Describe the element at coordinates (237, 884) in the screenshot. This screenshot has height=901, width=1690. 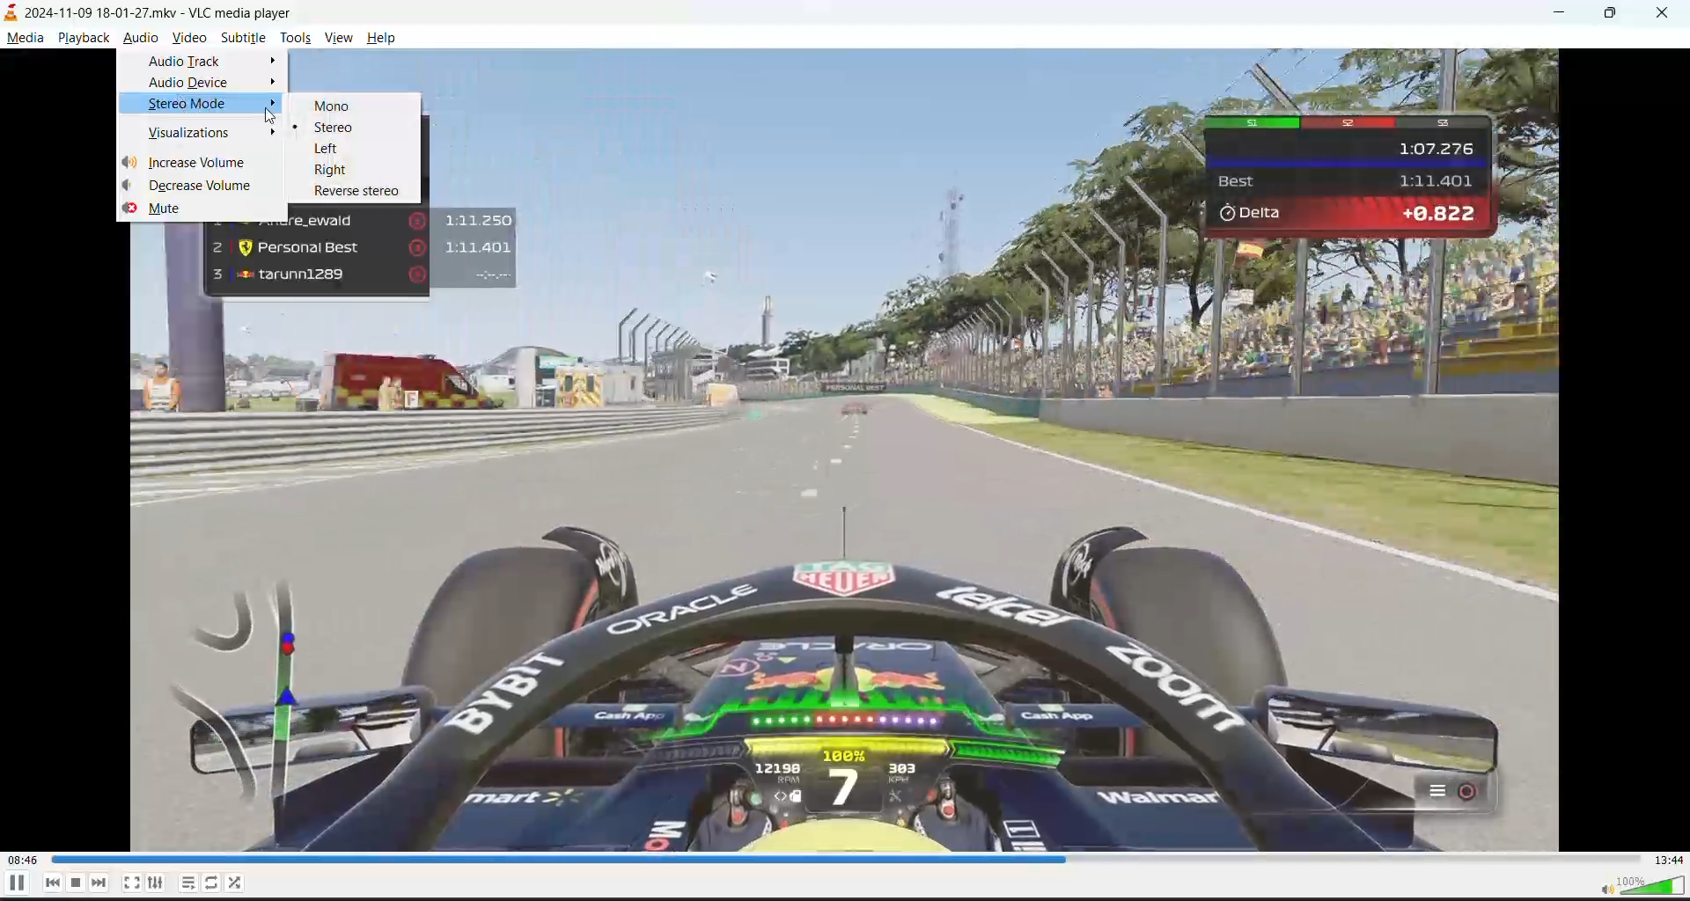
I see `random` at that location.